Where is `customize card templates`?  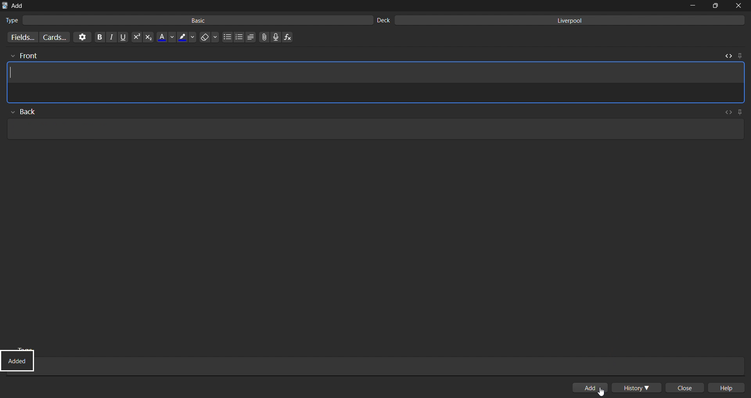 customize card templates is located at coordinates (54, 37).